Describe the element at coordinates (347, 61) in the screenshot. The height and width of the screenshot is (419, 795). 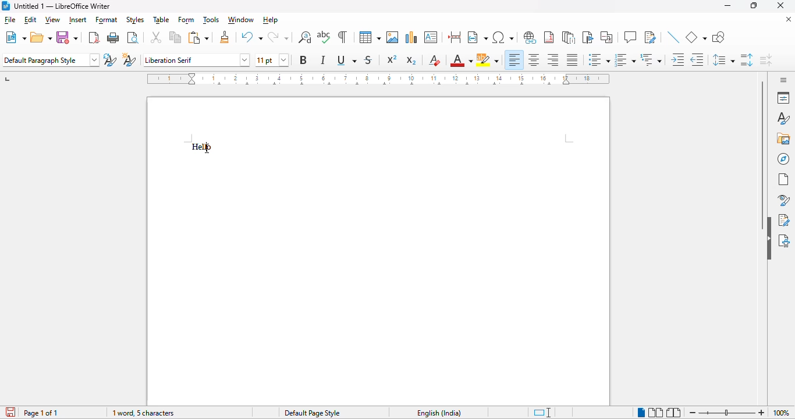
I see `underline` at that location.